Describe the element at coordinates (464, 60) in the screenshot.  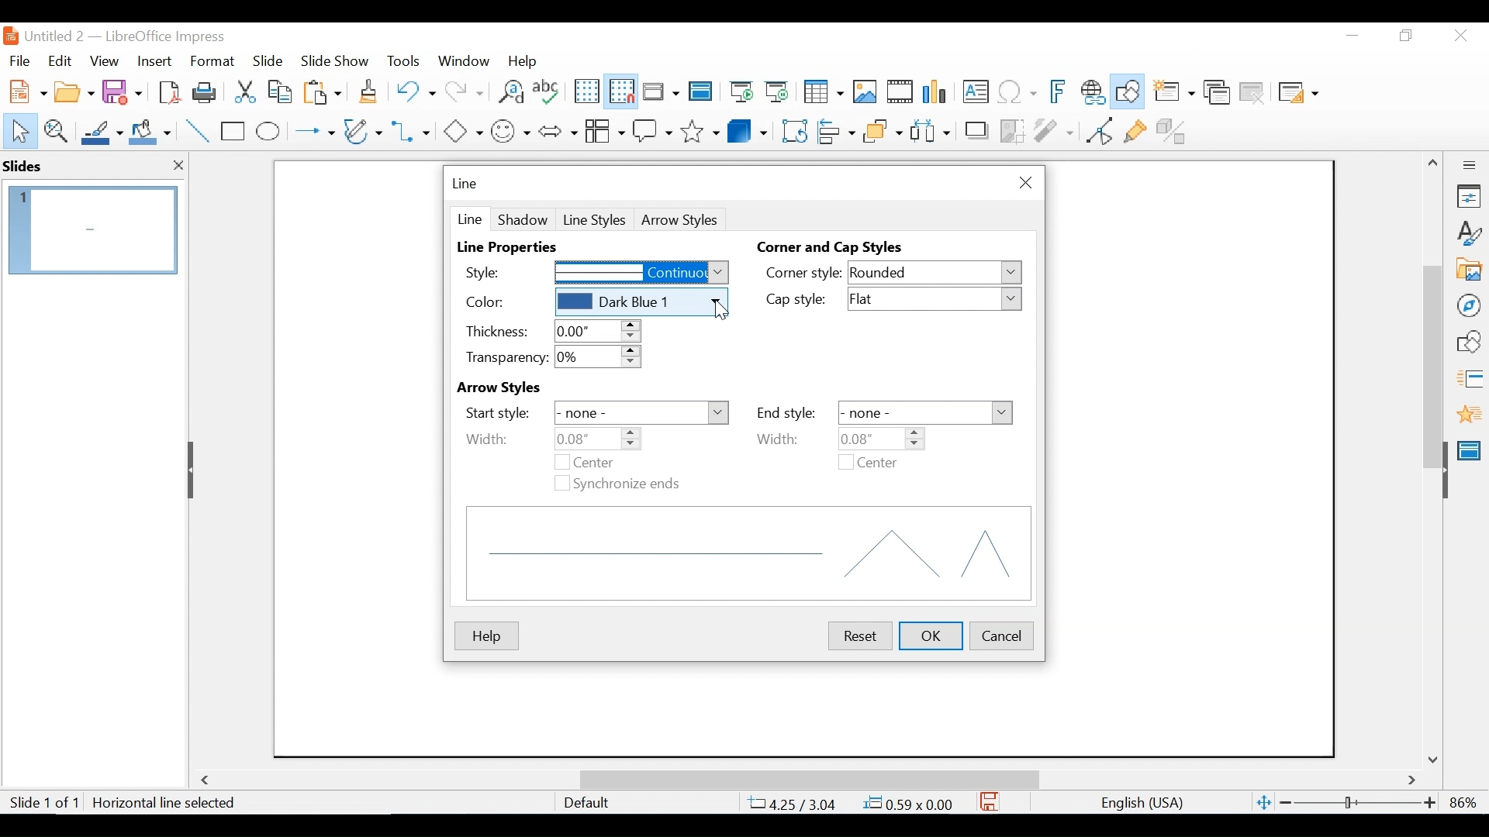
I see `Window` at that location.